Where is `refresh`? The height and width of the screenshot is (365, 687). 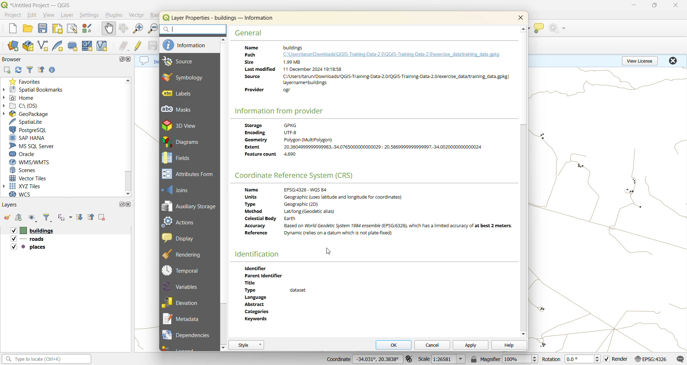
refresh is located at coordinates (21, 70).